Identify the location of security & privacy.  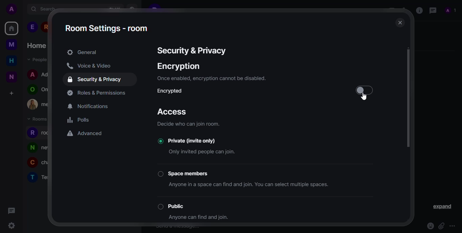
(98, 79).